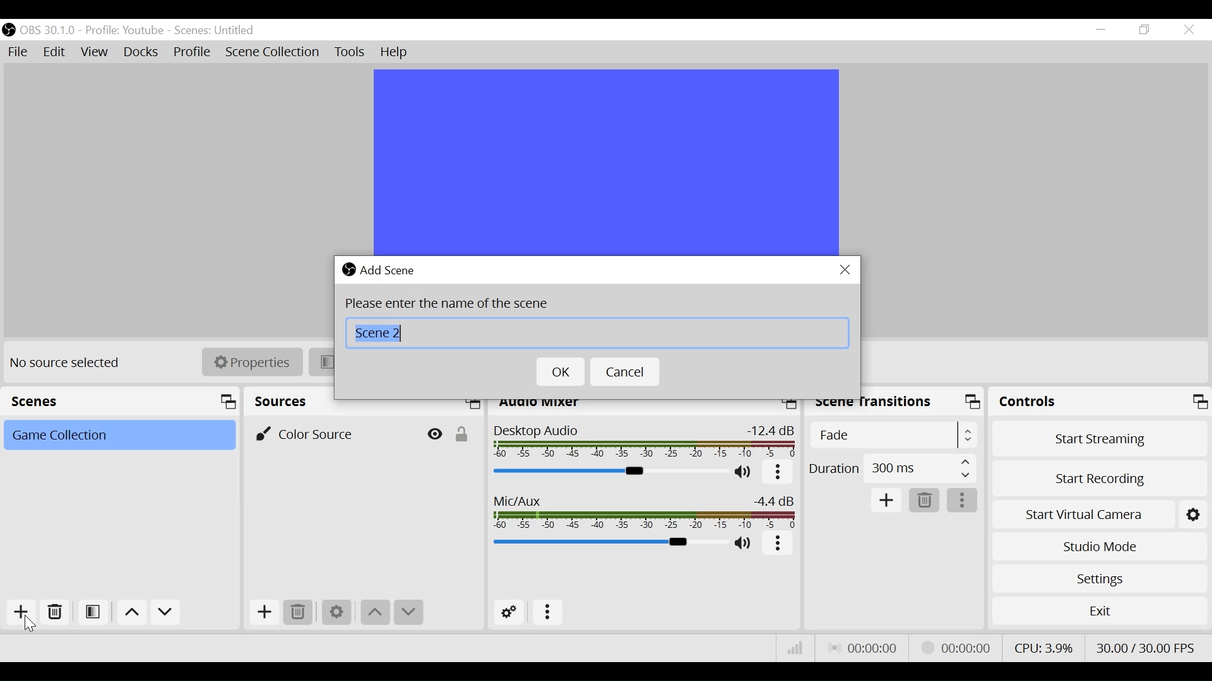  What do you see at coordinates (95, 54) in the screenshot?
I see `View` at bounding box center [95, 54].